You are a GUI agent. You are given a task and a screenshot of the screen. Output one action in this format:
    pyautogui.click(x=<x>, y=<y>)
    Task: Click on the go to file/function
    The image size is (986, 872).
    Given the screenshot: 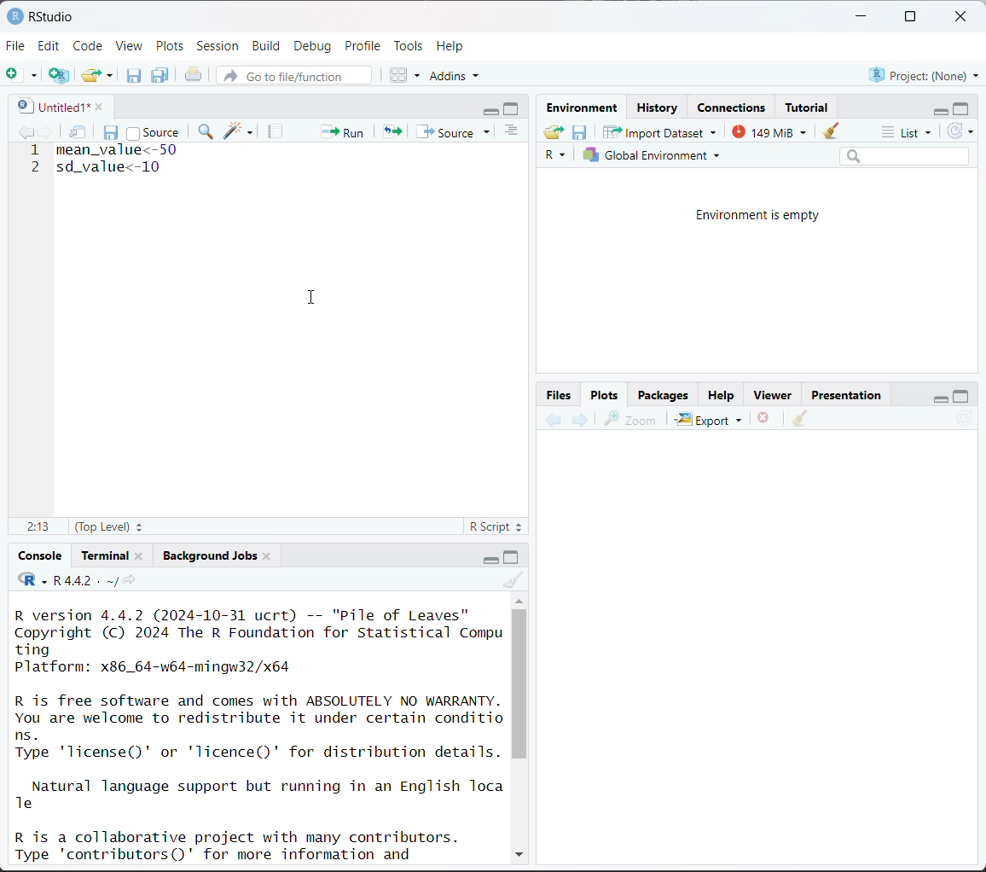 What is the action you would take?
    pyautogui.click(x=293, y=77)
    